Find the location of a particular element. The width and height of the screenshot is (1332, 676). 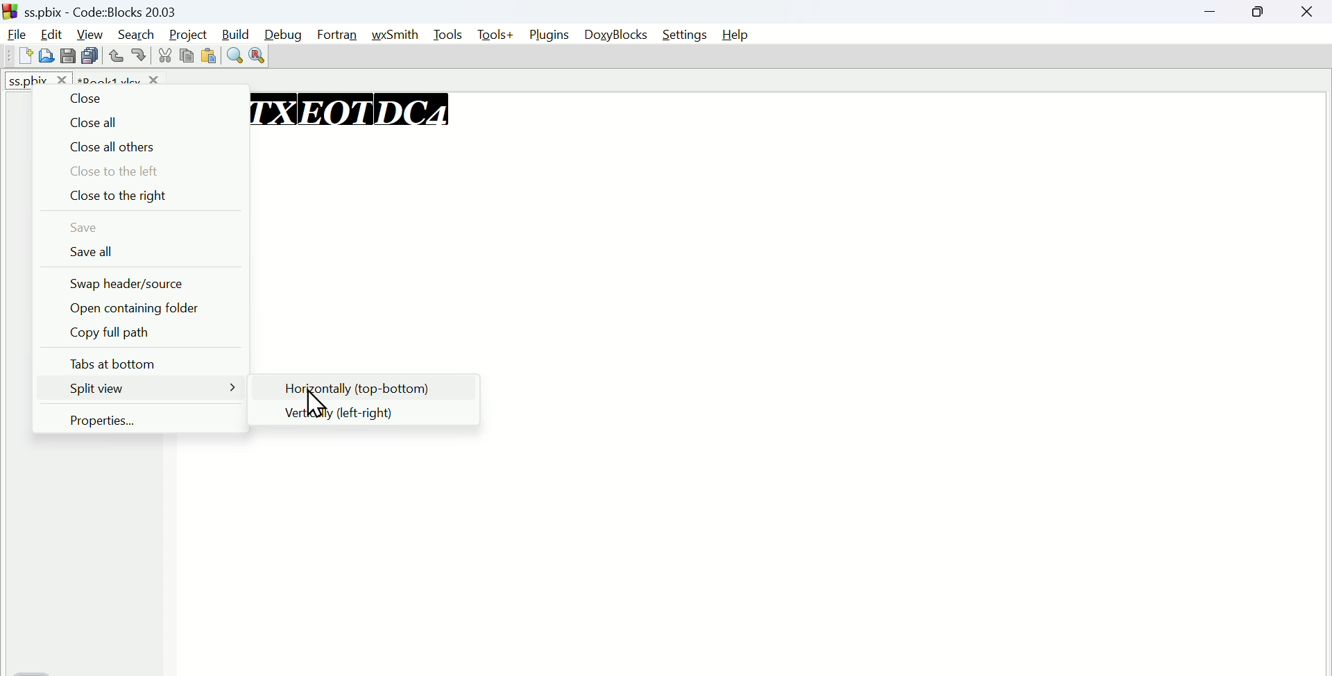

Settings is located at coordinates (683, 35).